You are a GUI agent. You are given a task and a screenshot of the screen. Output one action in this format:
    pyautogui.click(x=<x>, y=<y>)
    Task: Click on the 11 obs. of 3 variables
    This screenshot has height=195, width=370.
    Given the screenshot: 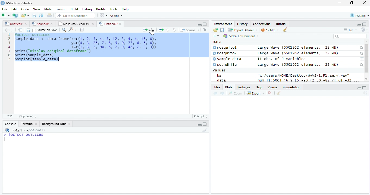 What is the action you would take?
    pyautogui.click(x=282, y=59)
    